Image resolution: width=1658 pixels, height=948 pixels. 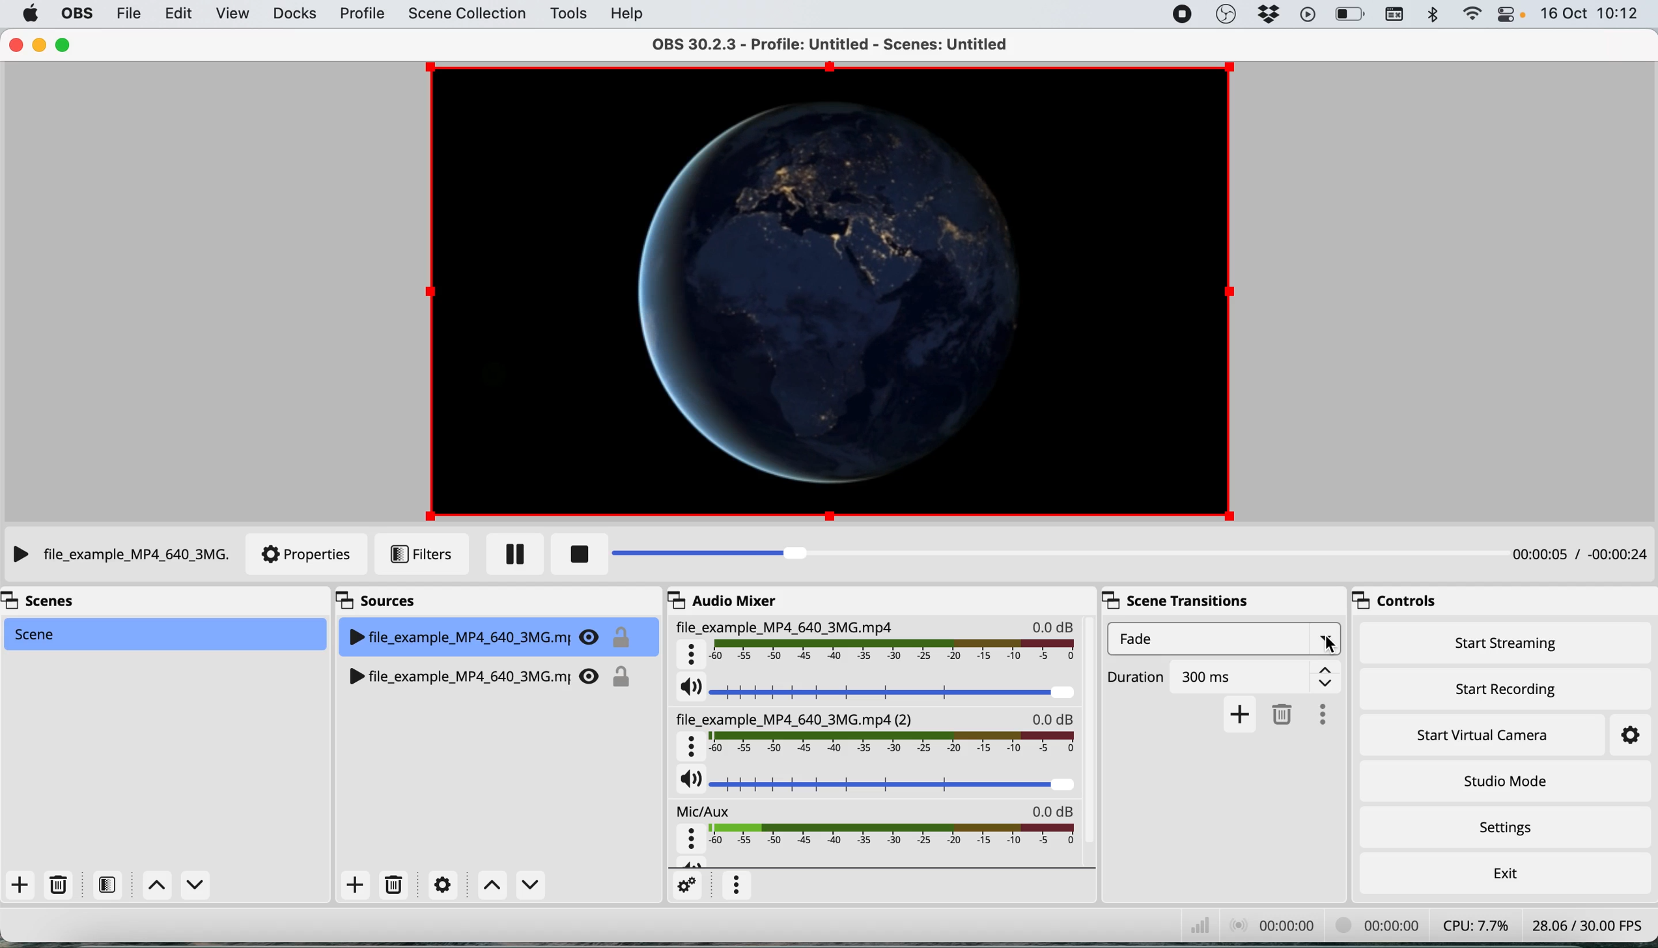 I want to click on scene transitions, so click(x=1177, y=600).